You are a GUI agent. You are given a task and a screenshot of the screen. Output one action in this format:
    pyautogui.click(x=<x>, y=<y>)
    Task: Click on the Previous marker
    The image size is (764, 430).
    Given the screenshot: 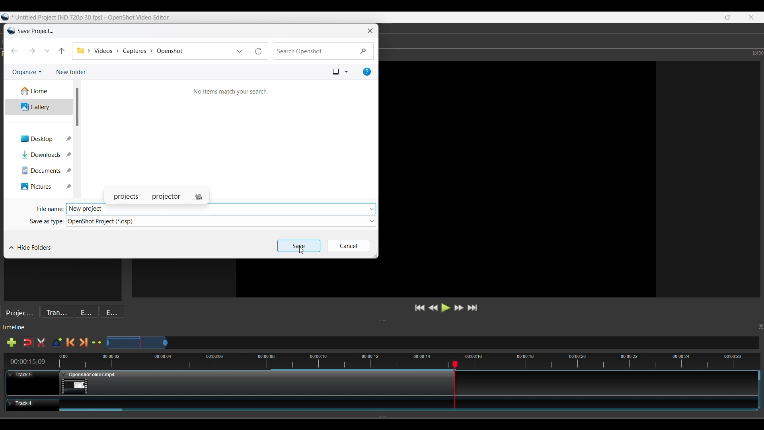 What is the action you would take?
    pyautogui.click(x=70, y=342)
    